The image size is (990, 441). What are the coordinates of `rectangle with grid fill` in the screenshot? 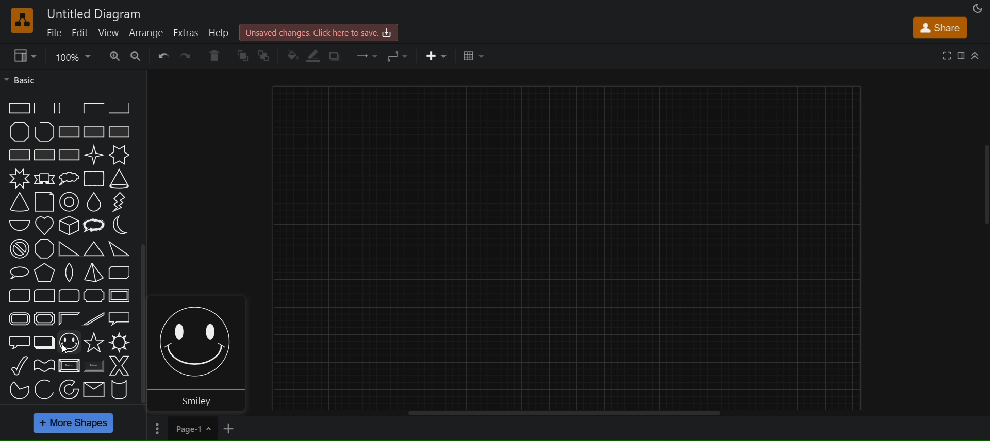 It's located at (45, 156).